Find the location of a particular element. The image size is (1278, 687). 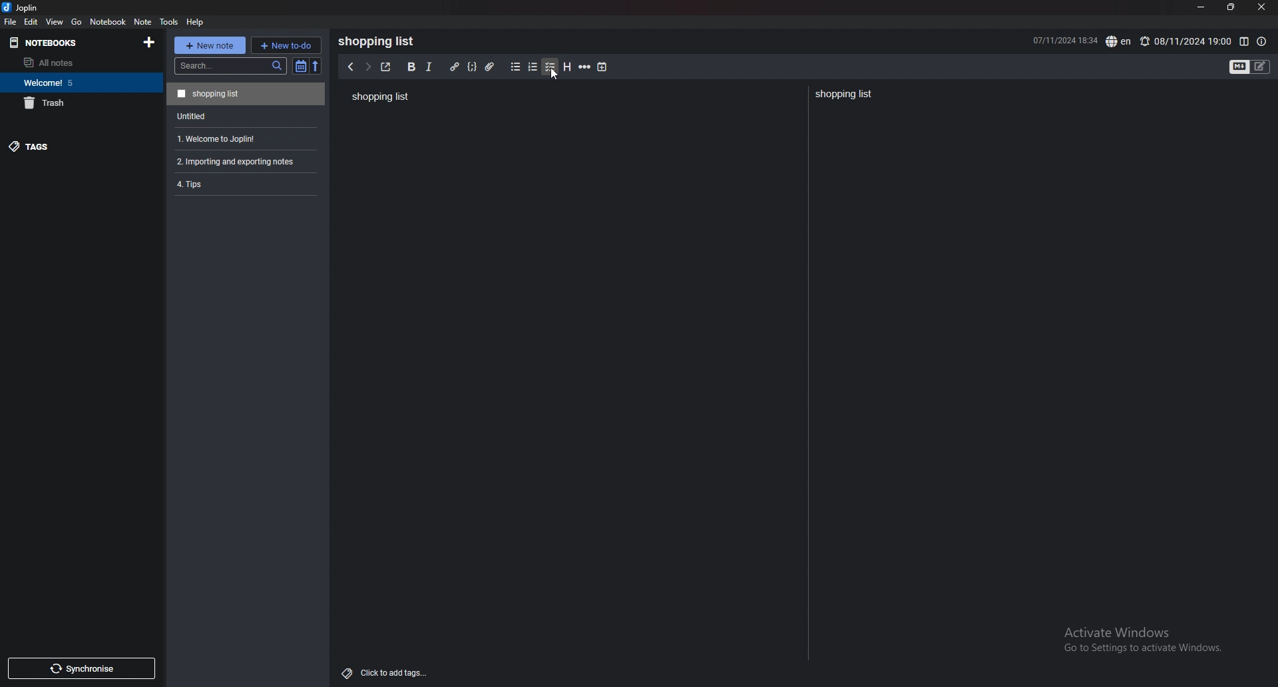

horizontal rule is located at coordinates (584, 67).